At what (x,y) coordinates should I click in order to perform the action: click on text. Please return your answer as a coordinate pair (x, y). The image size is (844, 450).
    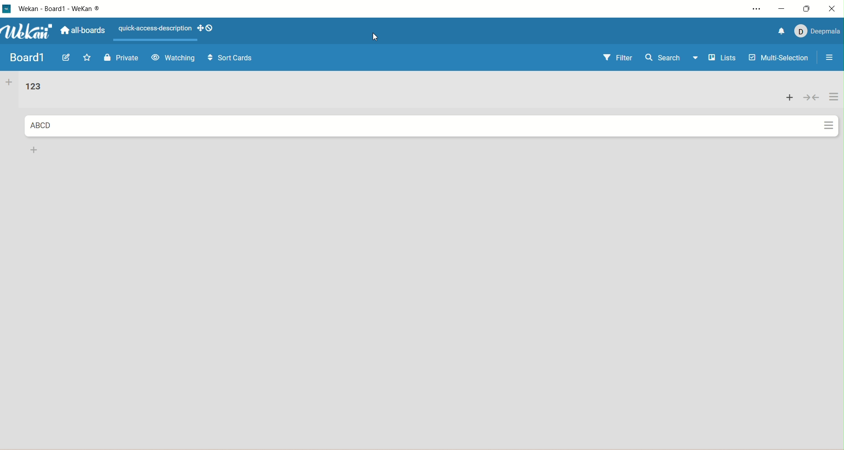
    Looking at the image, I should click on (153, 29).